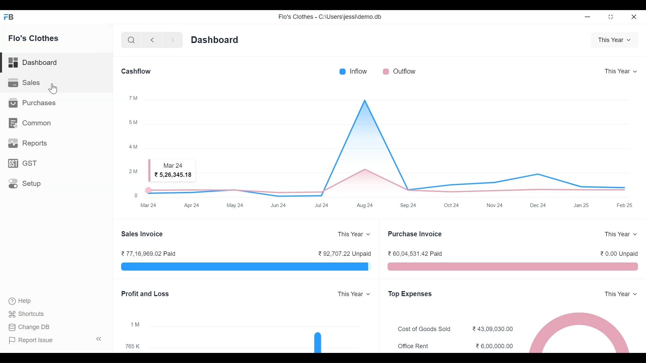 This screenshot has height=363, width=646. I want to click on Aug 24, so click(365, 205).